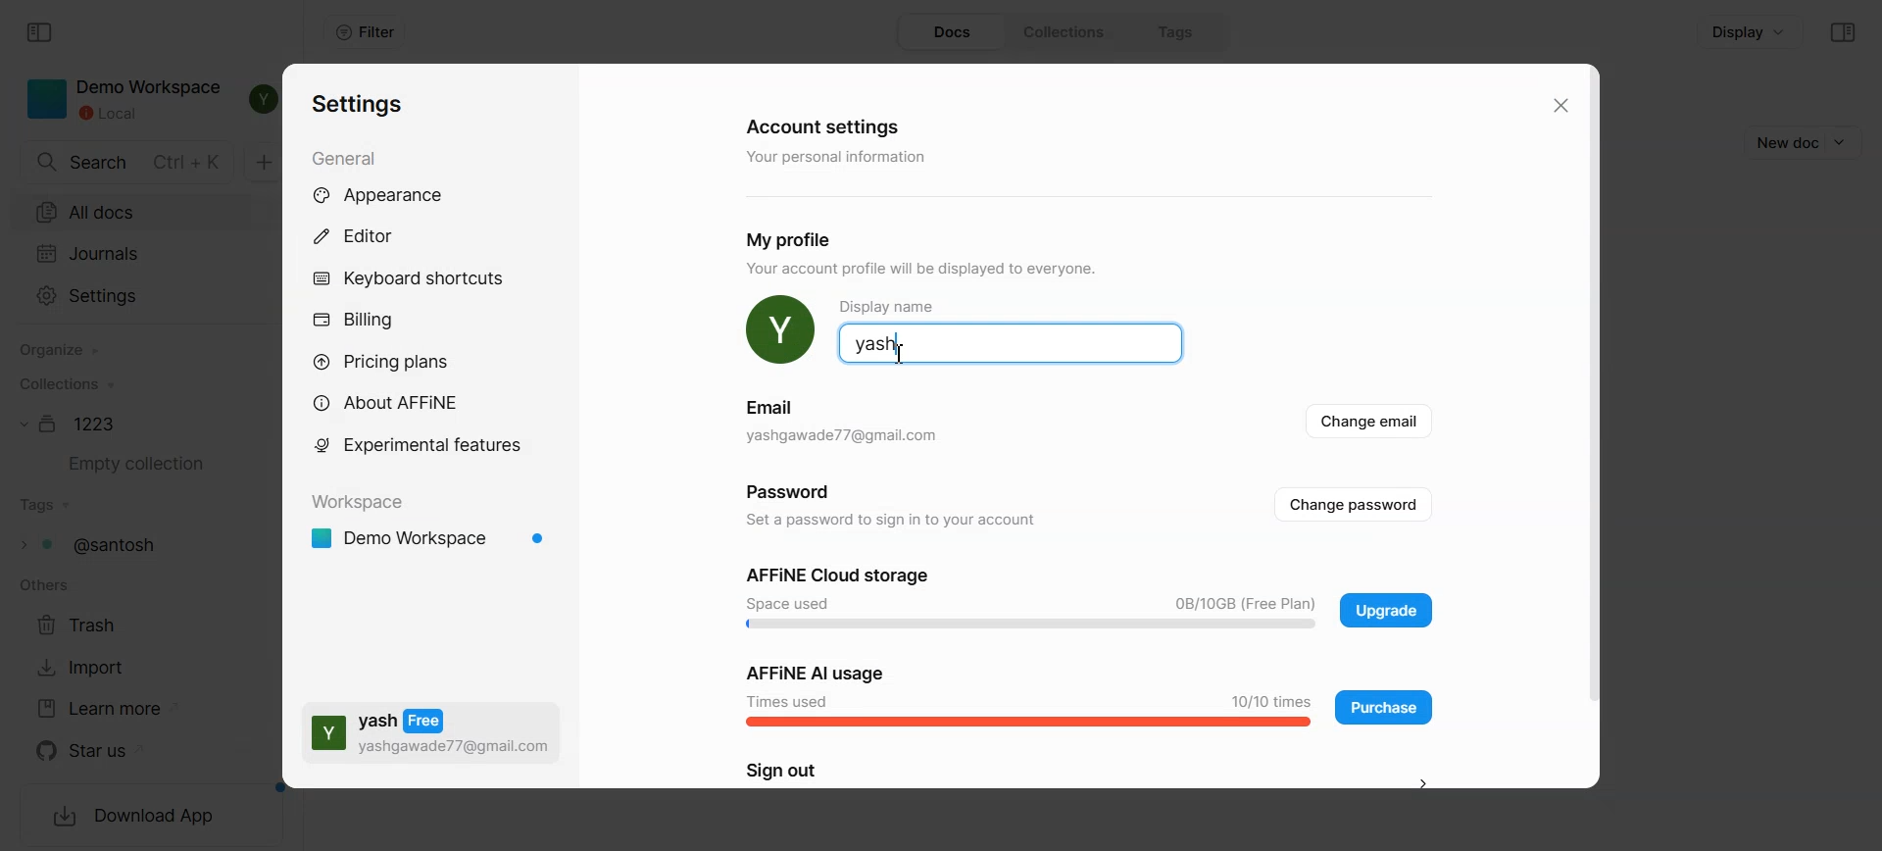  What do you see at coordinates (366, 235) in the screenshot?
I see `Editor` at bounding box center [366, 235].